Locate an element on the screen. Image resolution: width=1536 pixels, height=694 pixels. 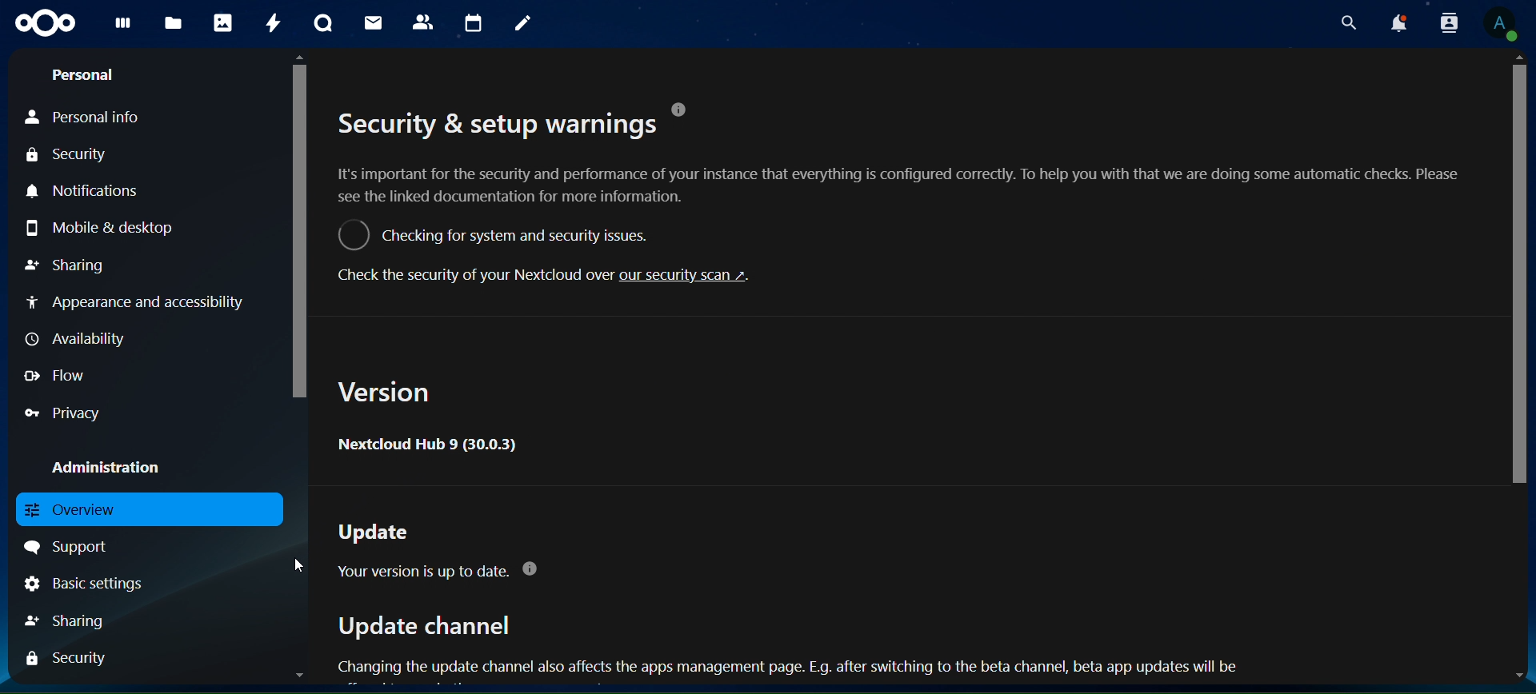
activity is located at coordinates (270, 23).